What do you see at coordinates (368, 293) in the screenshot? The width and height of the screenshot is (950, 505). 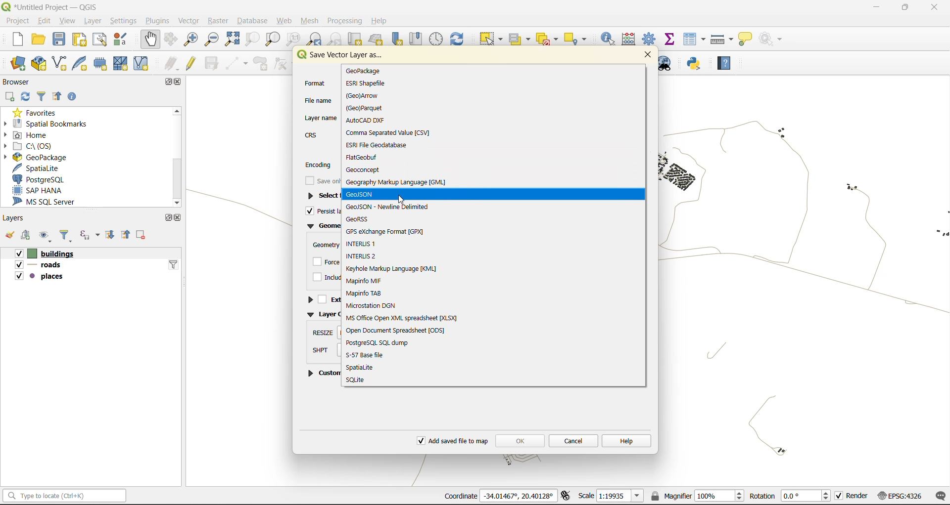 I see `mapinfo tab` at bounding box center [368, 293].